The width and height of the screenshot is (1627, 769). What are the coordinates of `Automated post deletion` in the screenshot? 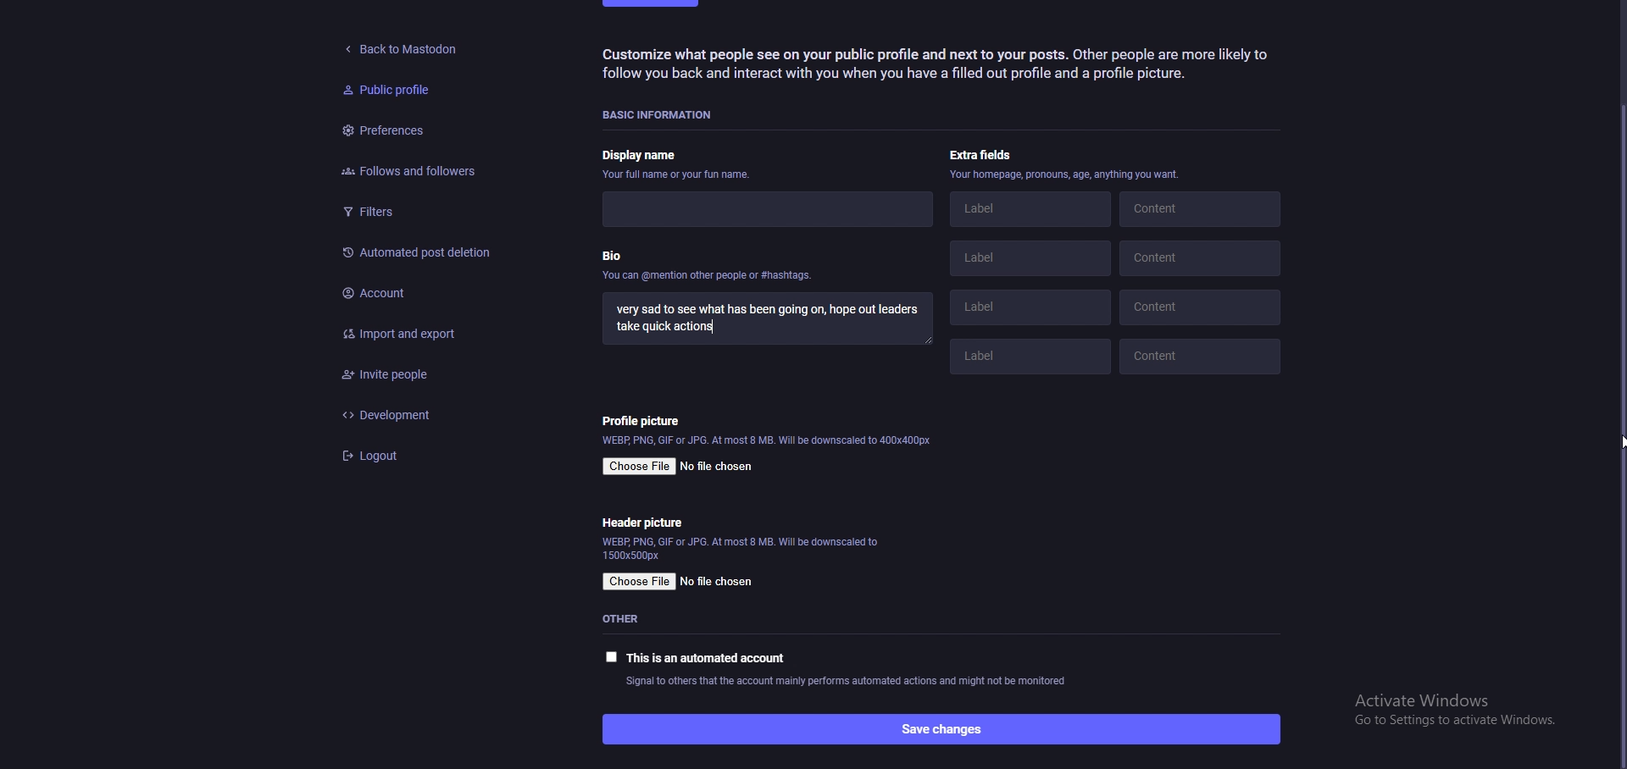 It's located at (419, 251).